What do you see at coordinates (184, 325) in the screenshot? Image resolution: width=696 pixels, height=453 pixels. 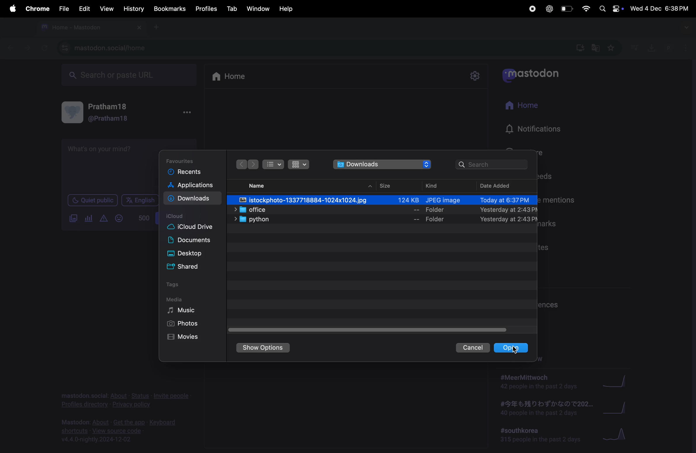 I see `photos` at bounding box center [184, 325].